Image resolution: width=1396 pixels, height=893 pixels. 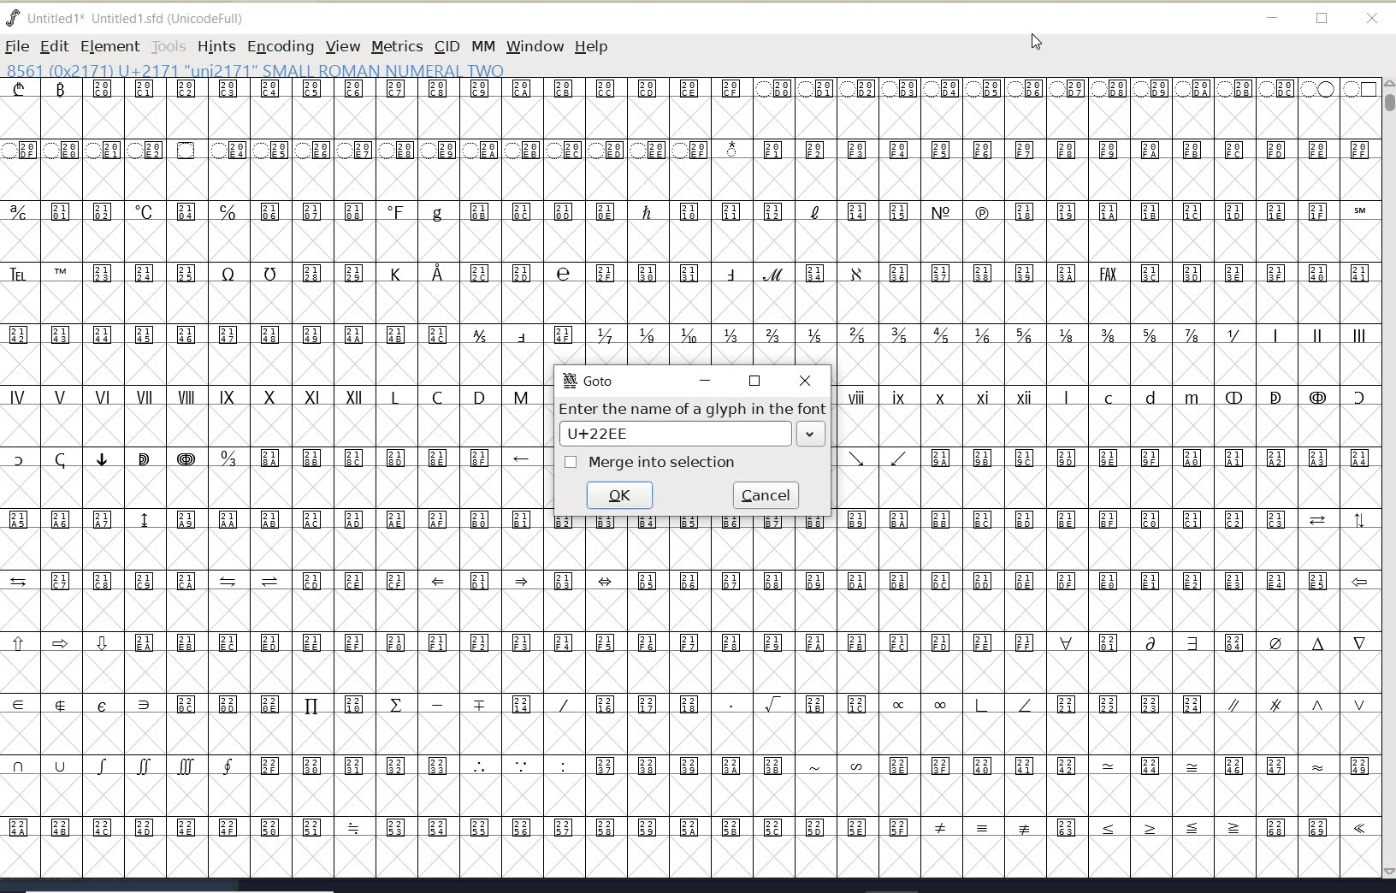 I want to click on GoTo, so click(x=587, y=380).